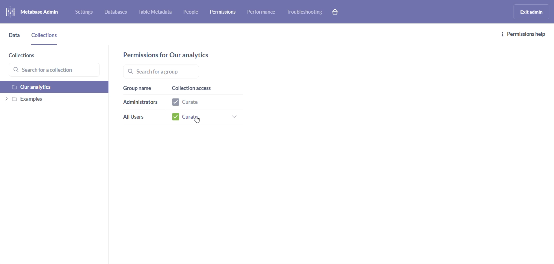 This screenshot has width=554, height=264. Describe the element at coordinates (305, 12) in the screenshot. I see `troubleshooting` at that location.